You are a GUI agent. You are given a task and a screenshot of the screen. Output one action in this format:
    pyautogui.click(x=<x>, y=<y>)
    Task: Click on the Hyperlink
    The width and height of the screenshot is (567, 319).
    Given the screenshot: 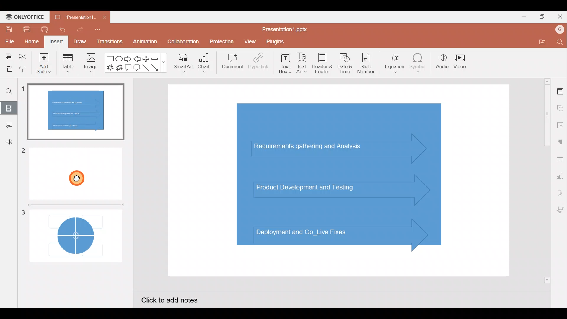 What is the action you would take?
    pyautogui.click(x=258, y=63)
    